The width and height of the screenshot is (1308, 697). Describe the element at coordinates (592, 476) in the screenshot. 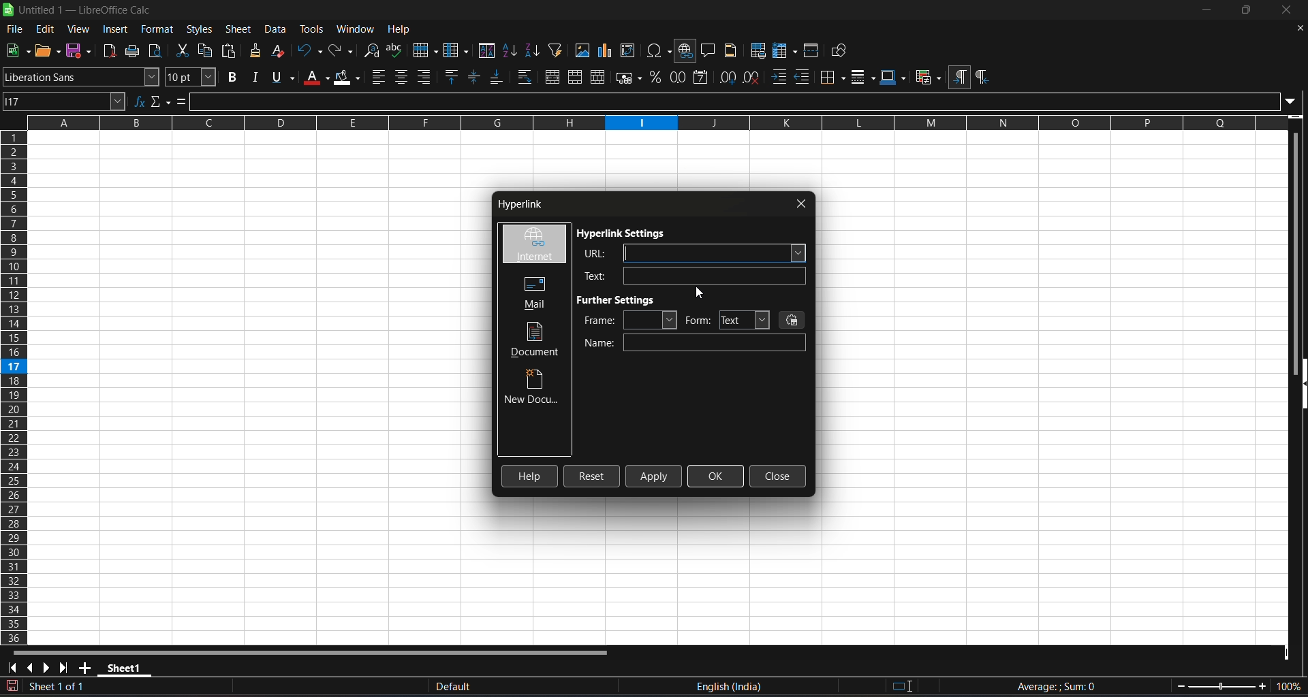

I see `reset` at that location.